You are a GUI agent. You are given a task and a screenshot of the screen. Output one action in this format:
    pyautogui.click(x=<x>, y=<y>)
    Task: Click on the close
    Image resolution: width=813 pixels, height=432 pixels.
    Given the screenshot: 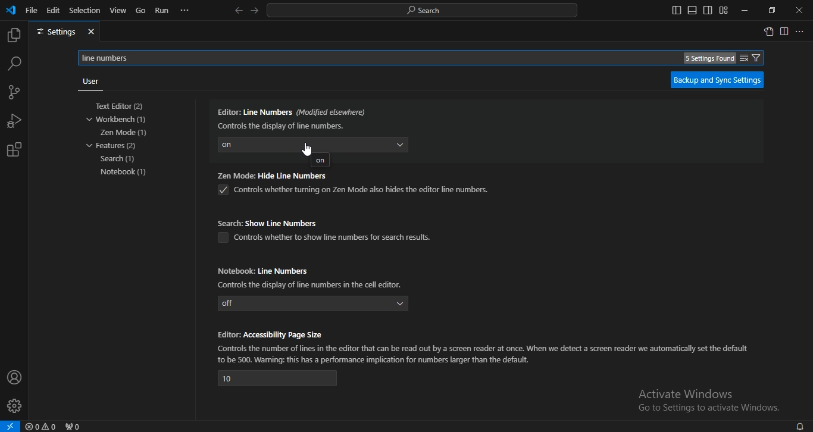 What is the action you would take?
    pyautogui.click(x=800, y=11)
    